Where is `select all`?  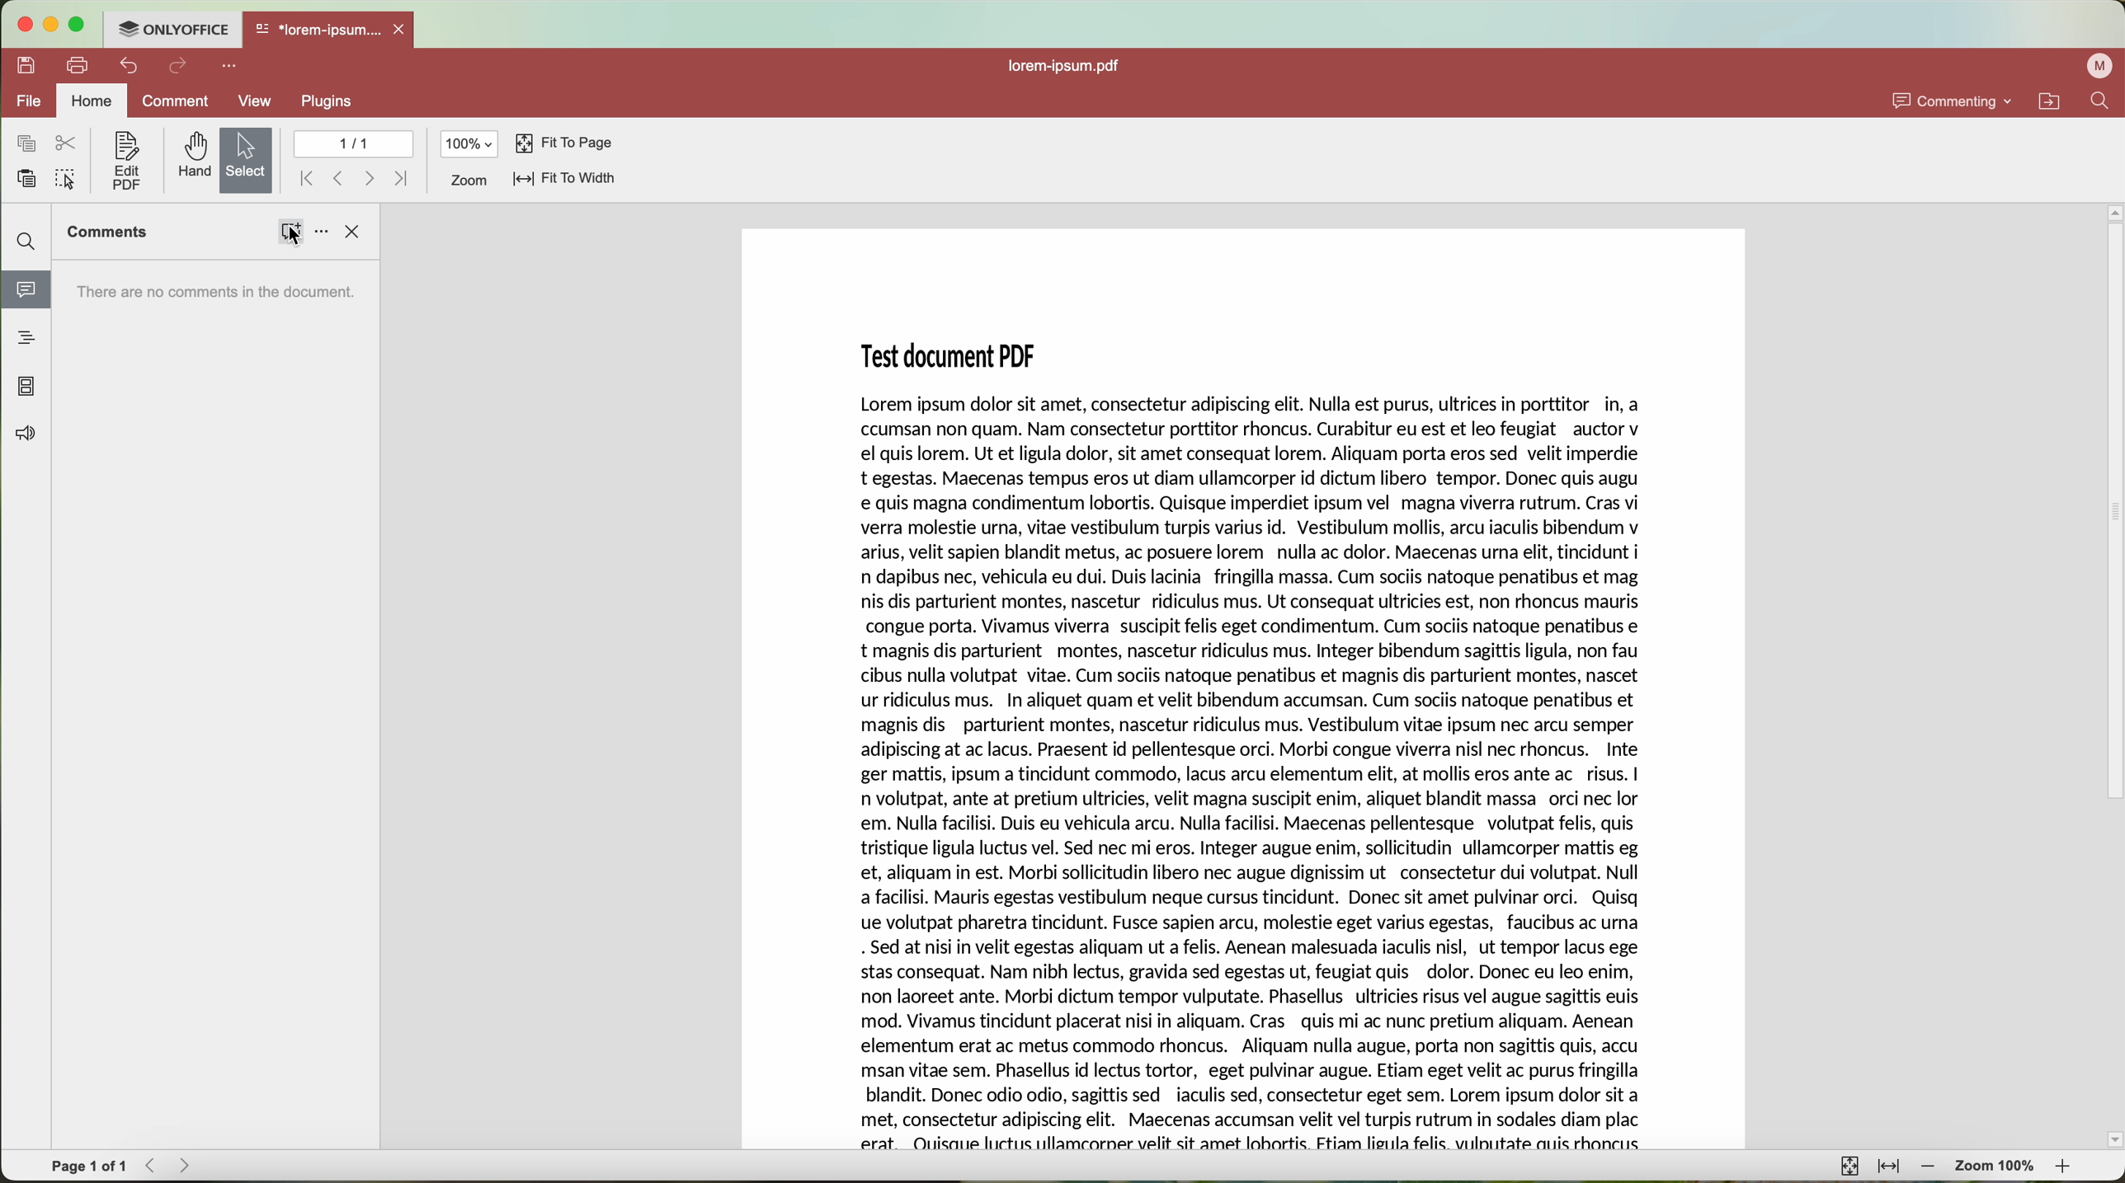 select all is located at coordinates (66, 181).